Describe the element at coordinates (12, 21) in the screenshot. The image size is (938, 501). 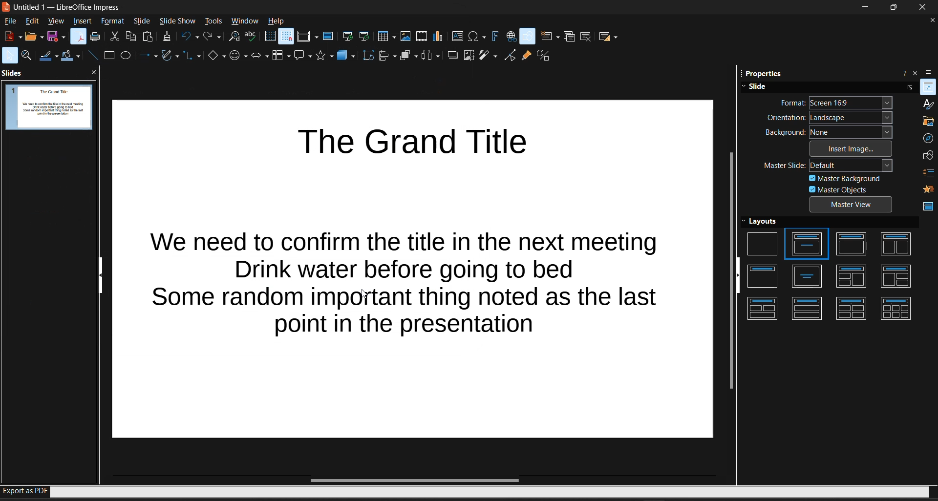
I see `file` at that location.